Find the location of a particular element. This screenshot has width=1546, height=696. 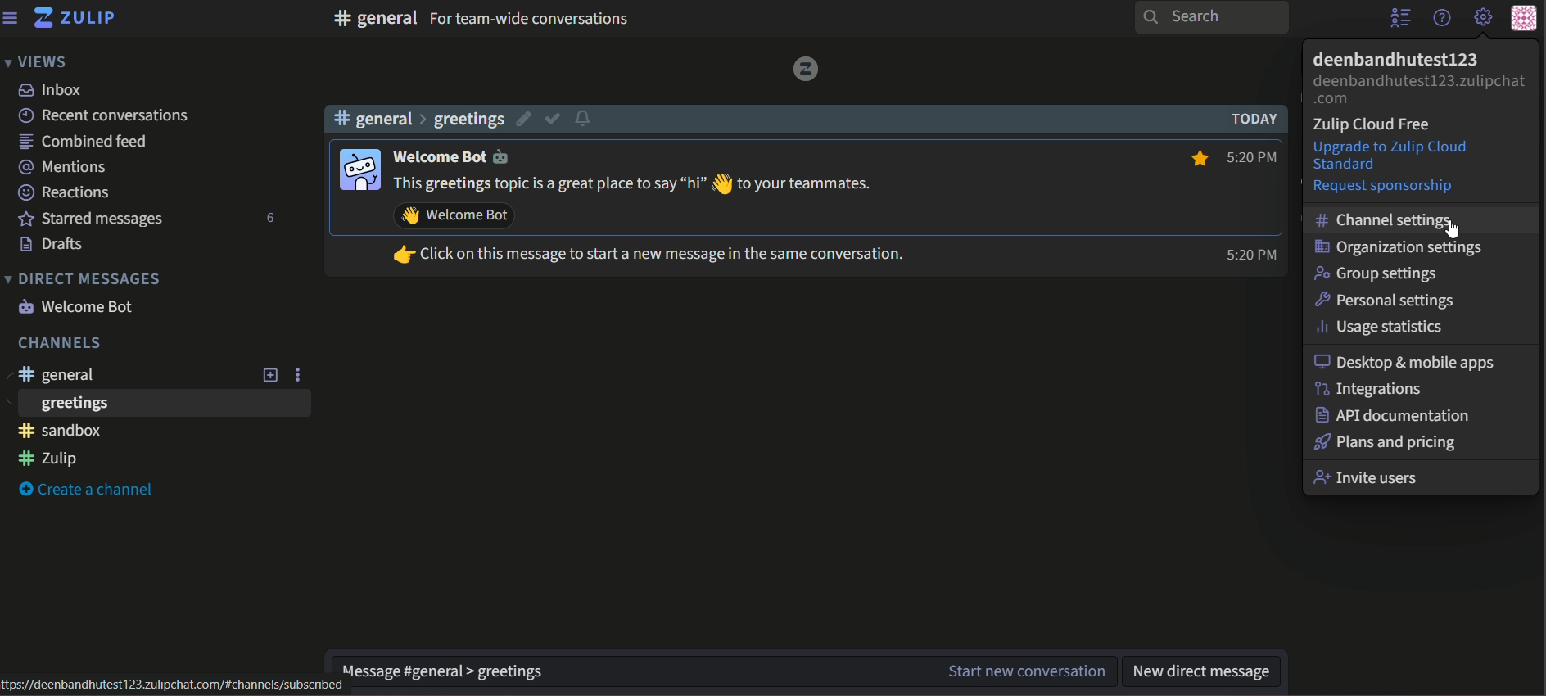

zulip cloud free is located at coordinates (1376, 126).